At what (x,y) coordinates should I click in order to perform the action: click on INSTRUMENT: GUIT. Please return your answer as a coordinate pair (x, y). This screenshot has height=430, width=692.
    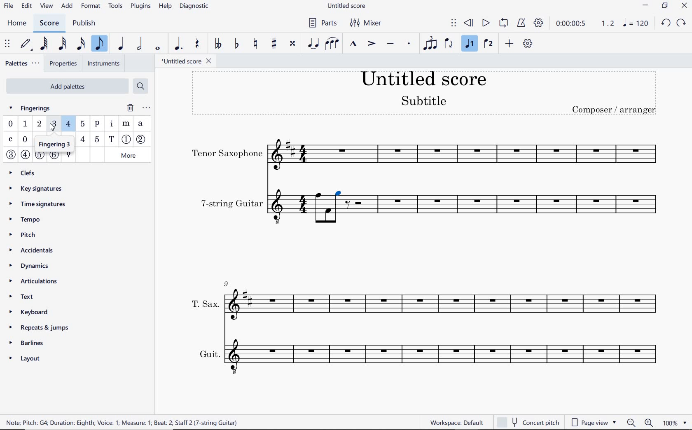
    Looking at the image, I should click on (424, 355).